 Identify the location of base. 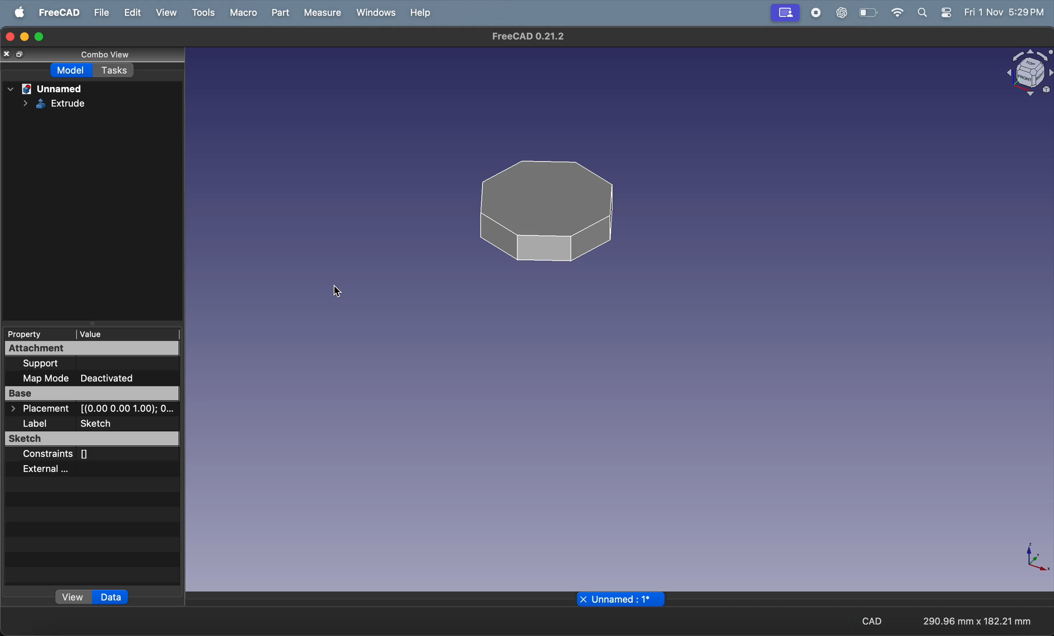
(95, 393).